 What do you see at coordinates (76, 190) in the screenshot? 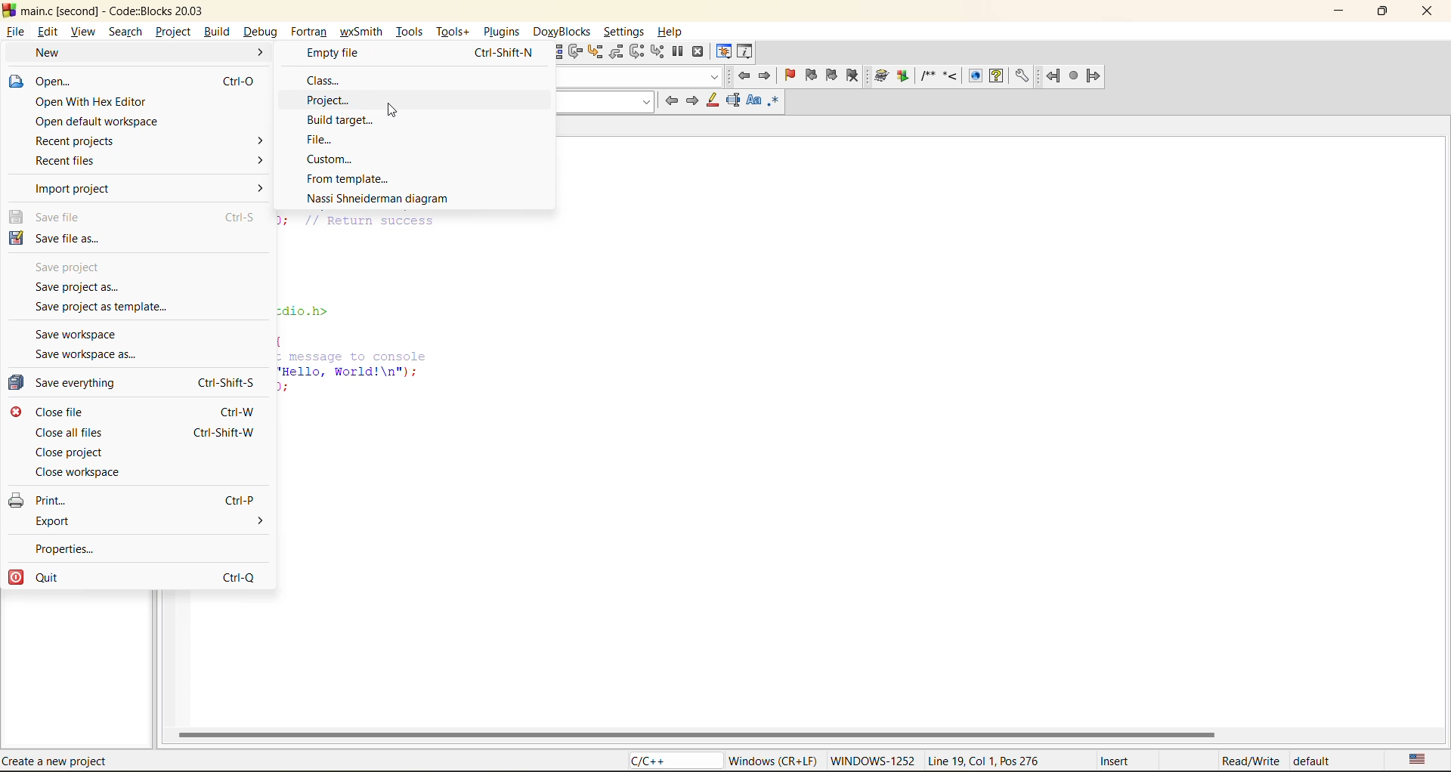
I see `import project` at bounding box center [76, 190].